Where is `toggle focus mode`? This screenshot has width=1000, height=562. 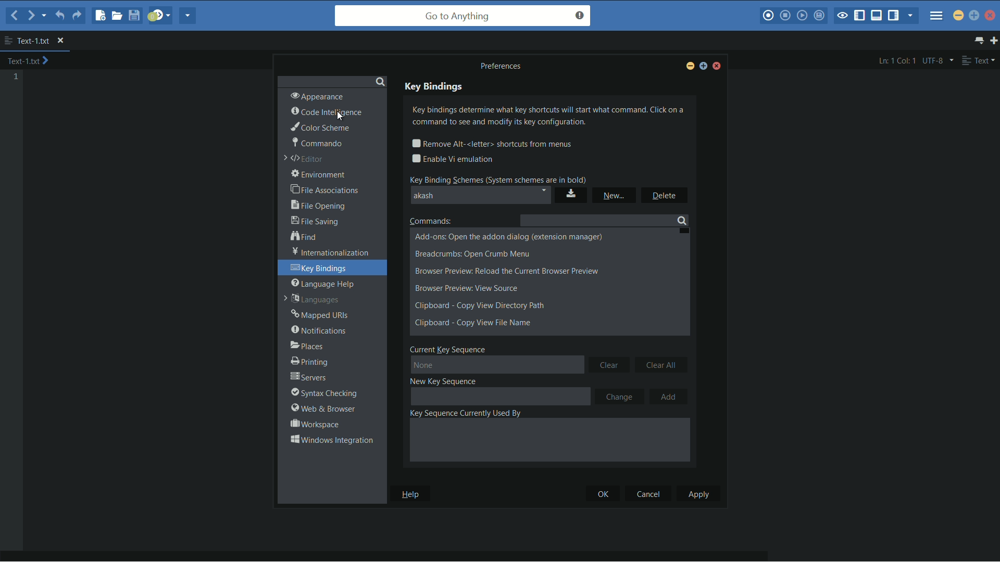 toggle focus mode is located at coordinates (842, 16).